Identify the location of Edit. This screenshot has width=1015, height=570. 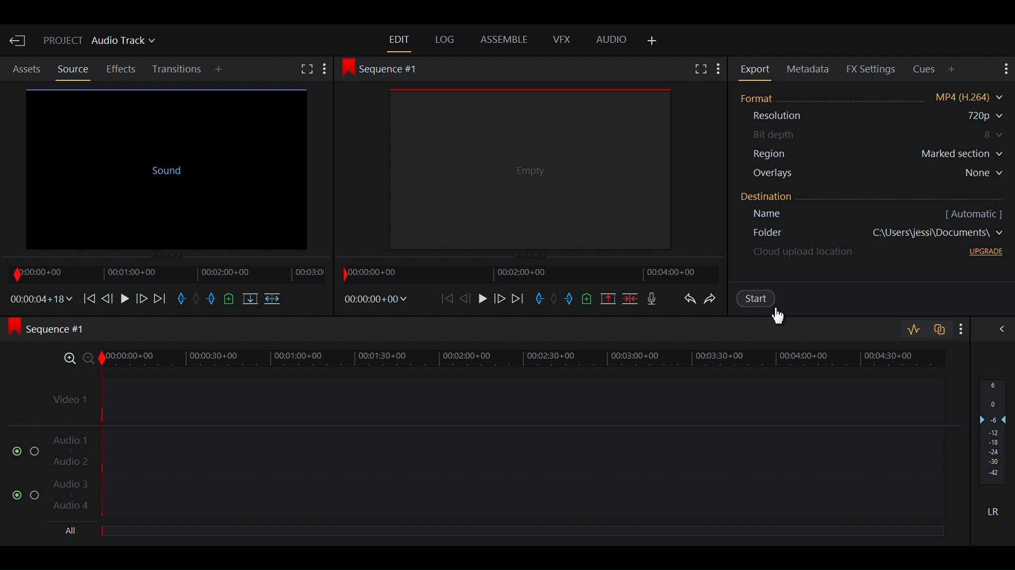
(399, 39).